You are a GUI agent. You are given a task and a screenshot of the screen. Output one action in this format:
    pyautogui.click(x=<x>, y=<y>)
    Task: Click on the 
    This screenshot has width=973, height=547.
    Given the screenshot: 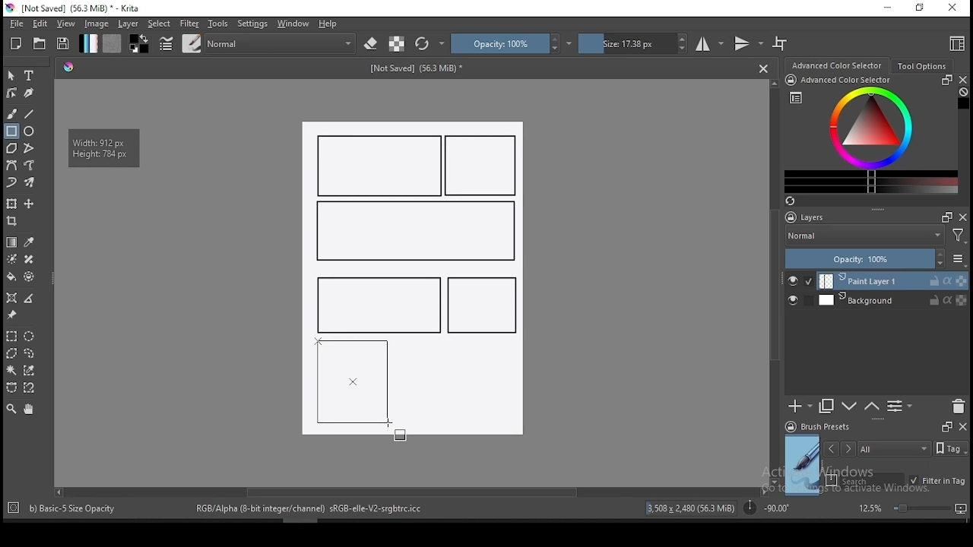 What is the action you would take?
    pyautogui.click(x=749, y=42)
    